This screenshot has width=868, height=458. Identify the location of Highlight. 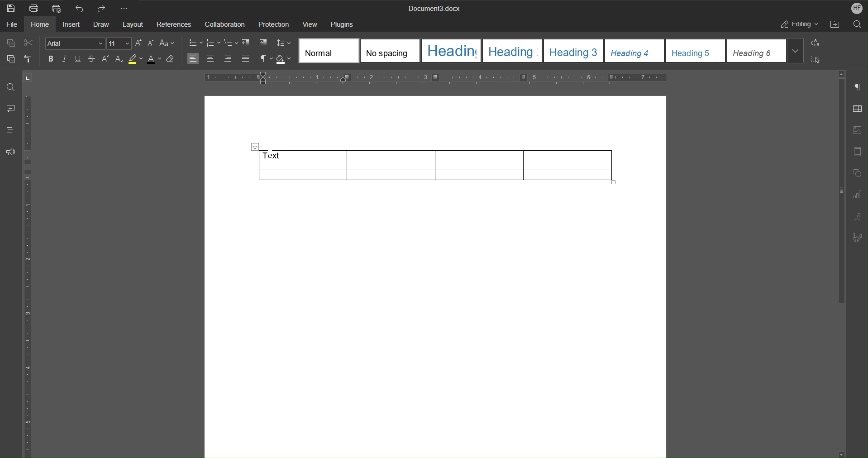
(136, 58).